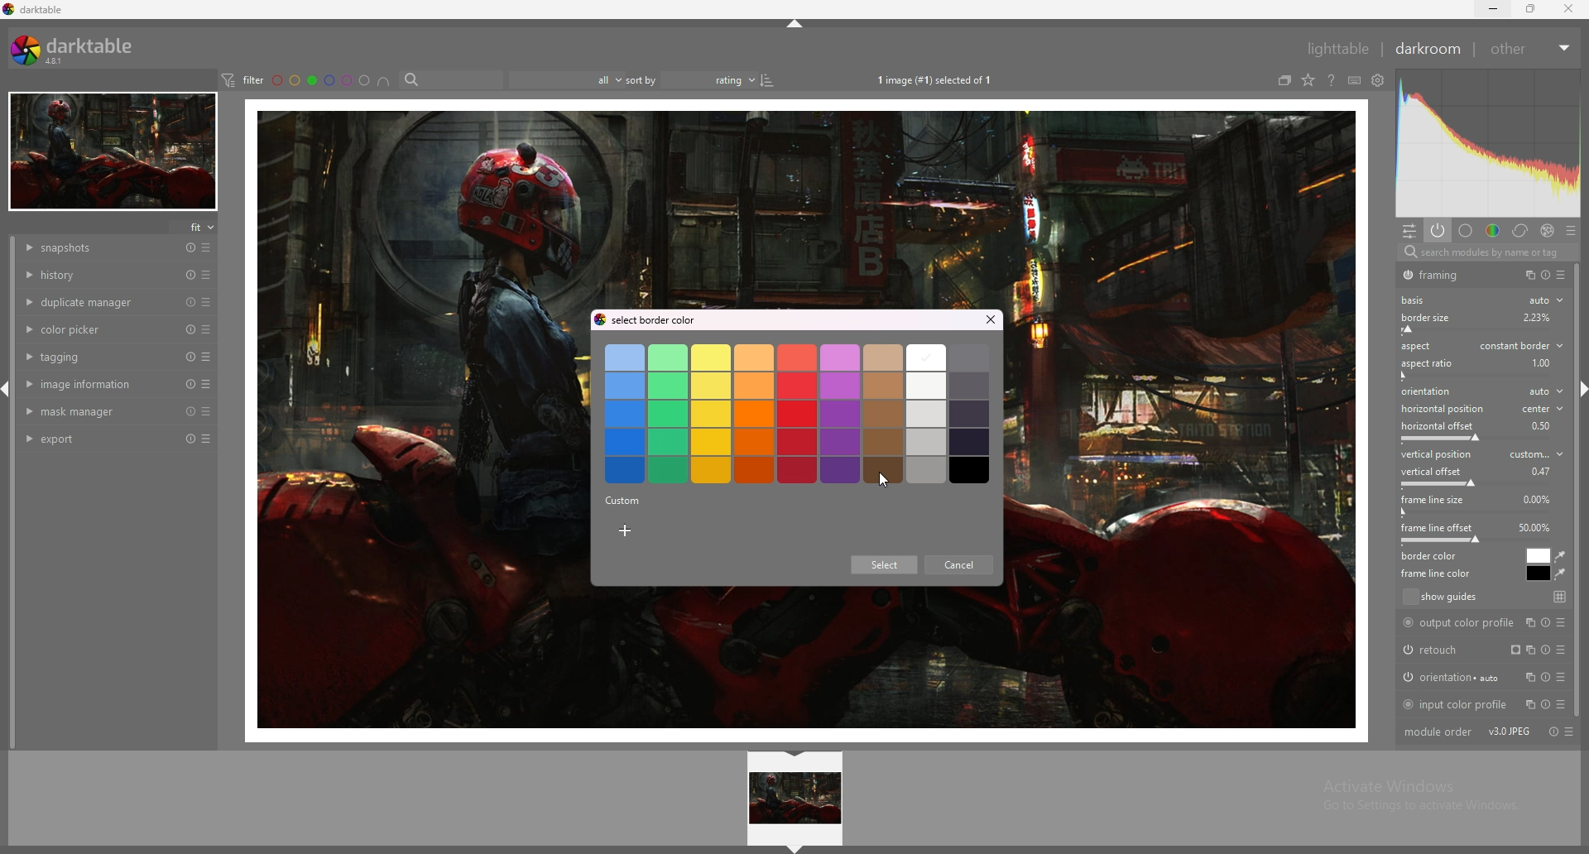  Describe the element at coordinates (449, 79) in the screenshot. I see `search bar` at that location.